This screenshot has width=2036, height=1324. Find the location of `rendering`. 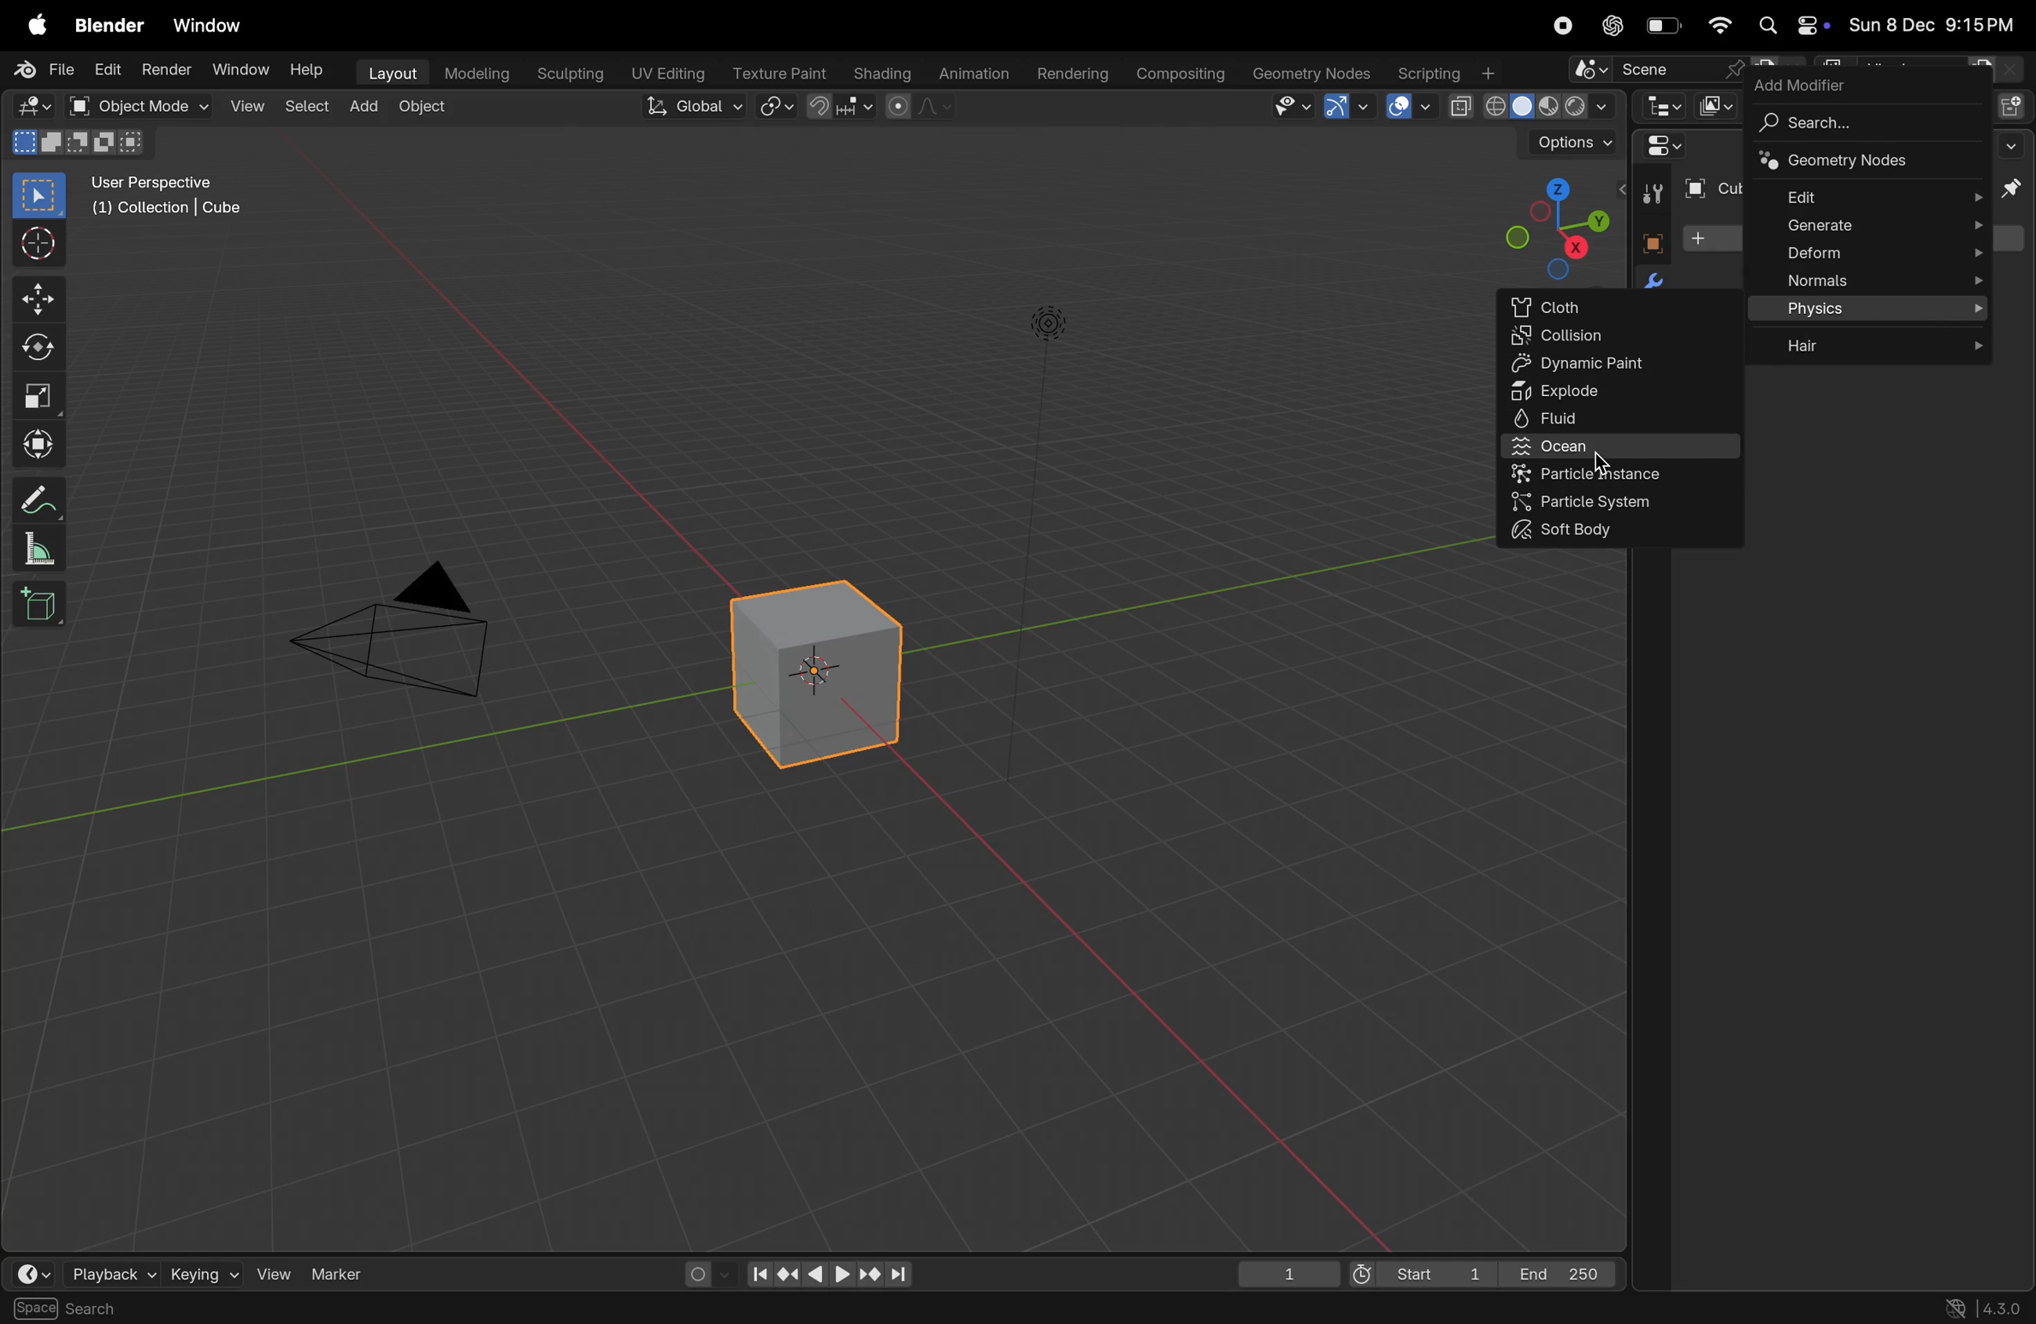

rendering is located at coordinates (1070, 74).